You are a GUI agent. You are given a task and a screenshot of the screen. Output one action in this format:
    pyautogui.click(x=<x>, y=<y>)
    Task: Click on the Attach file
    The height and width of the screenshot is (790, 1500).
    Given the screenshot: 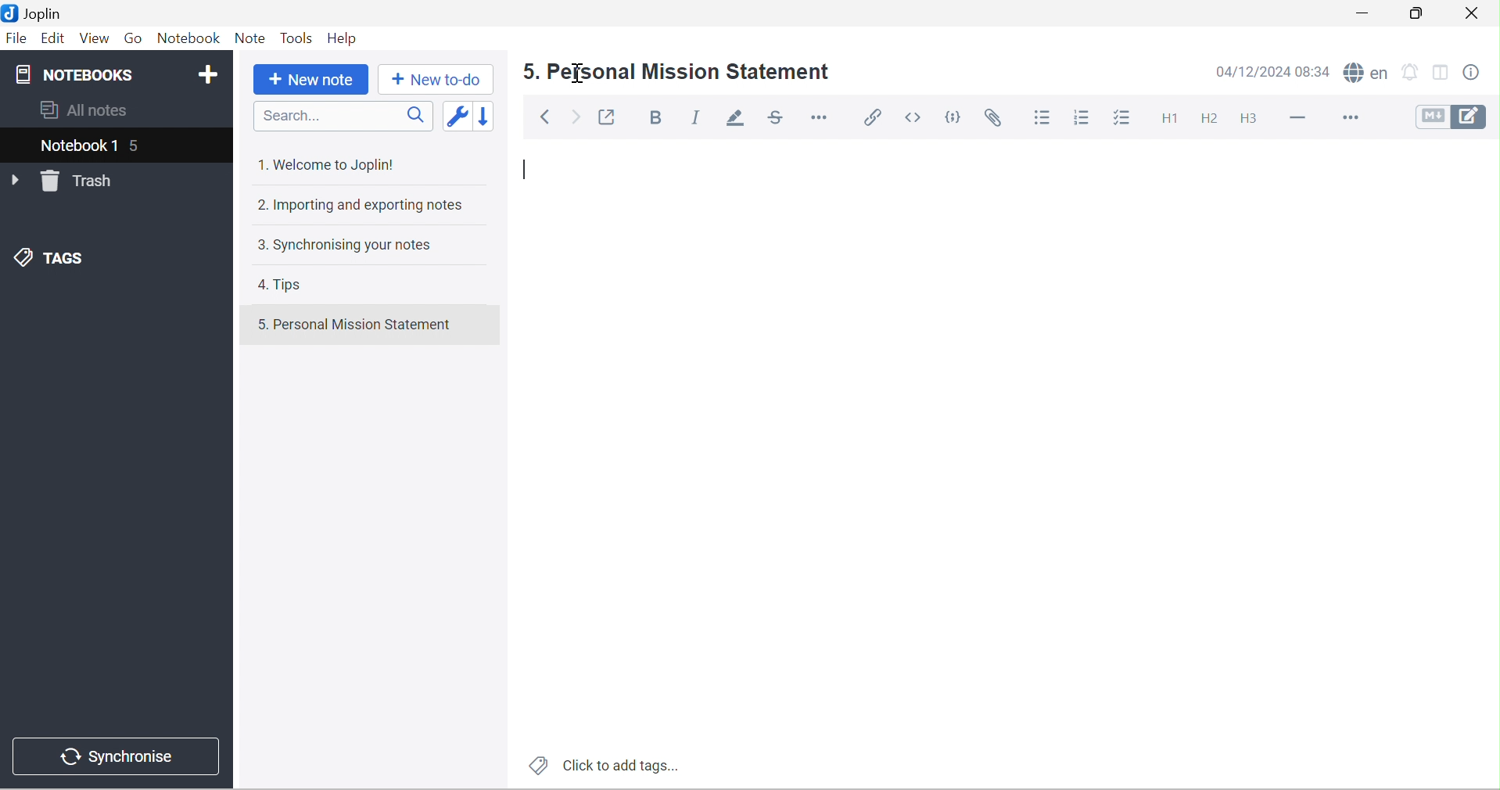 What is the action you would take?
    pyautogui.click(x=997, y=119)
    